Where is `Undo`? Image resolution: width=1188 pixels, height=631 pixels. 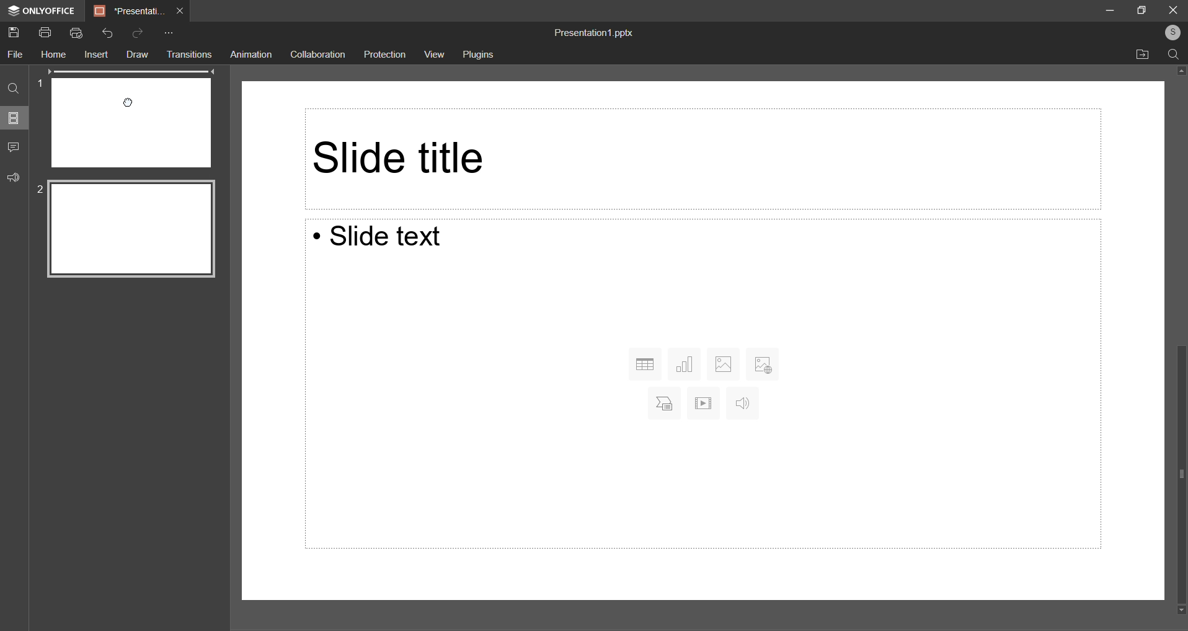 Undo is located at coordinates (107, 33).